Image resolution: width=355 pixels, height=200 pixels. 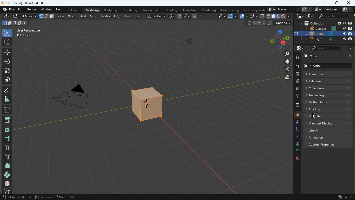 What do you see at coordinates (106, 17) in the screenshot?
I see `vertex` at bounding box center [106, 17].